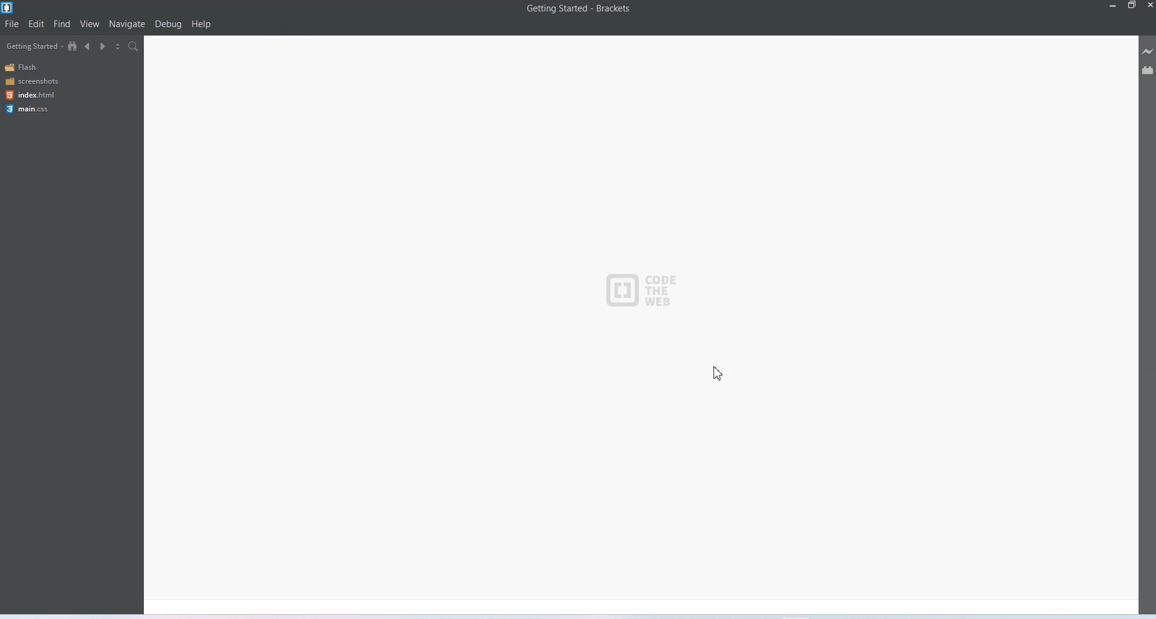  I want to click on Extension manager, so click(1148, 70).